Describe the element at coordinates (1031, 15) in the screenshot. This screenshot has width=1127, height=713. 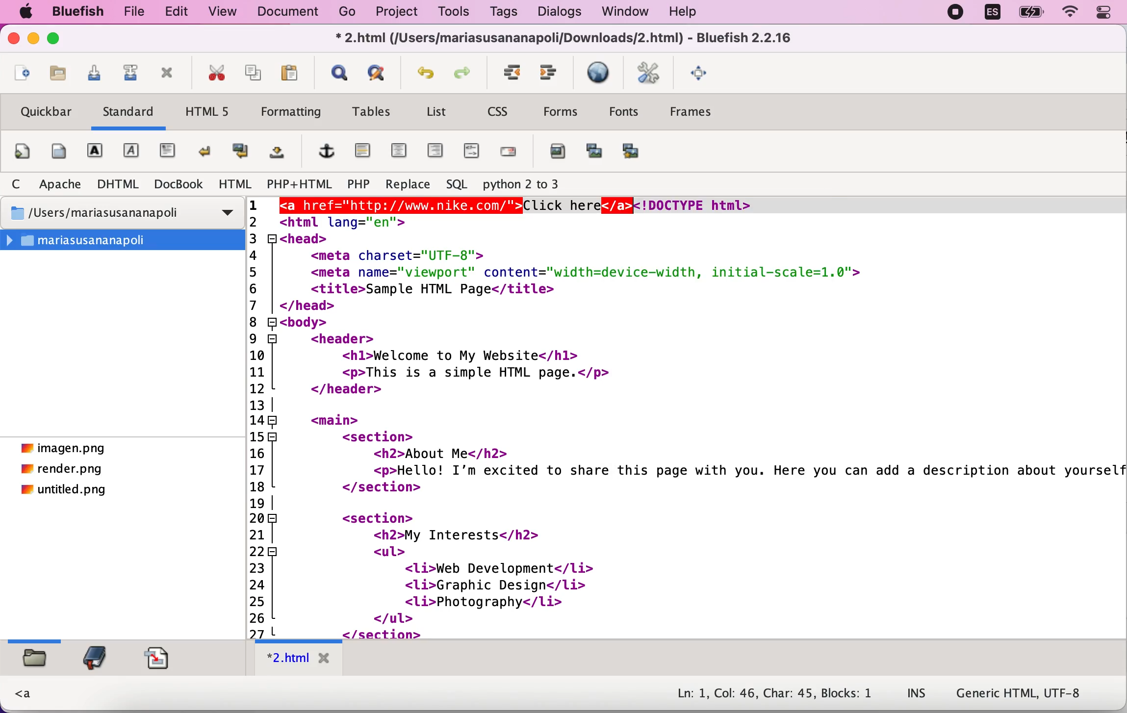
I see `battery` at that location.